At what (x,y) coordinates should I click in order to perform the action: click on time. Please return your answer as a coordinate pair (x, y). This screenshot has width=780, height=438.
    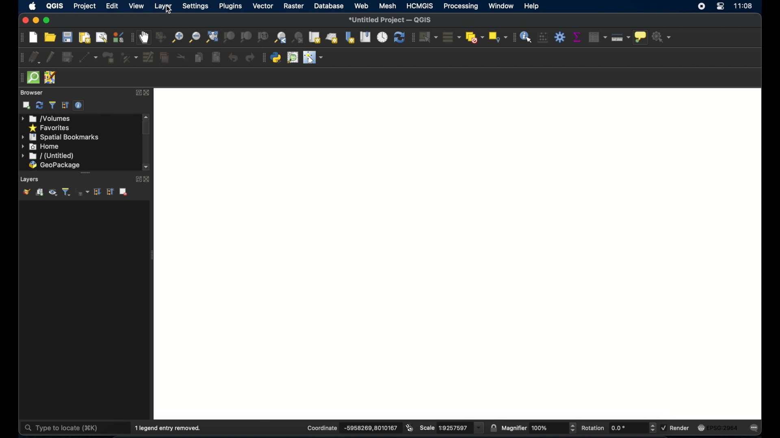
    Looking at the image, I should click on (744, 7).